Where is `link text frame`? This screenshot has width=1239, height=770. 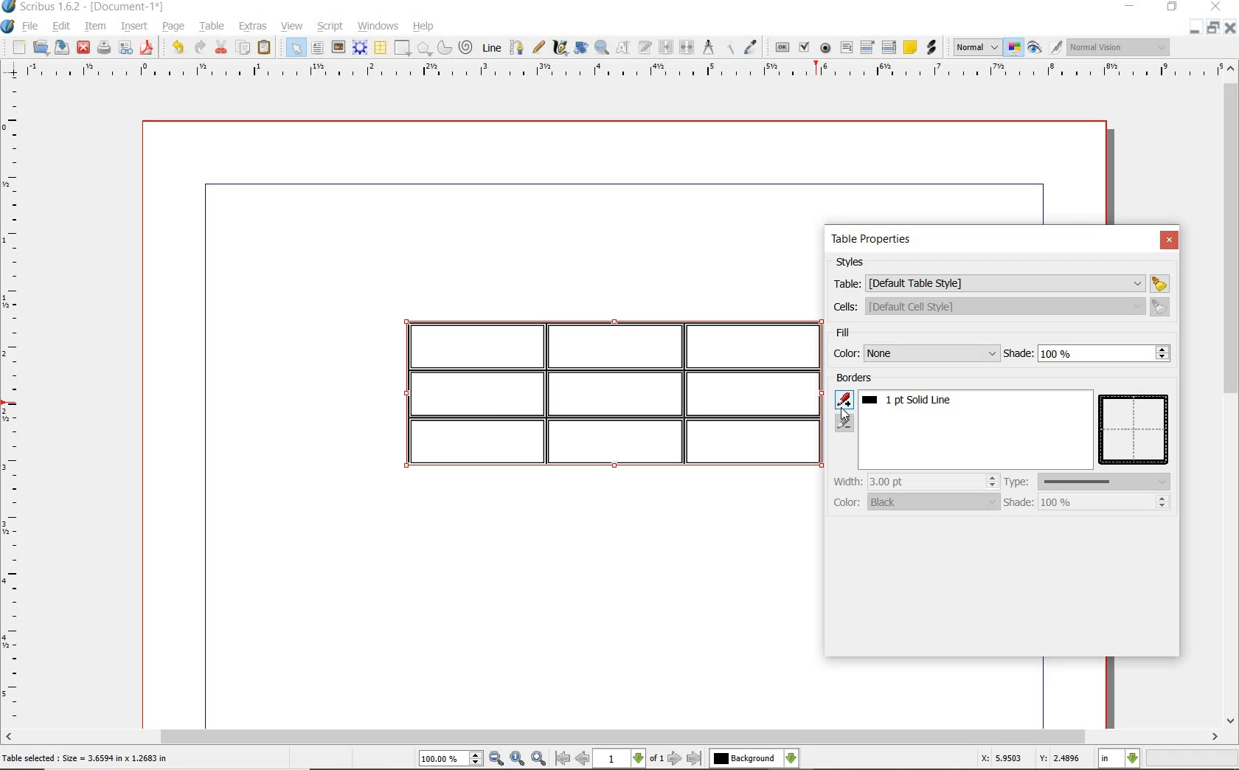
link text frame is located at coordinates (665, 47).